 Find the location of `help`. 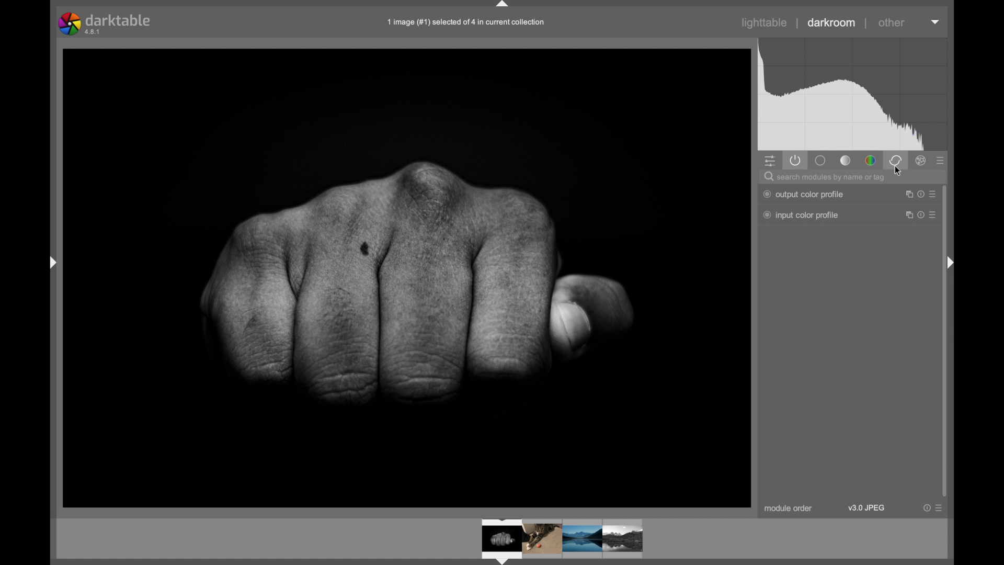

help is located at coordinates (921, 216).